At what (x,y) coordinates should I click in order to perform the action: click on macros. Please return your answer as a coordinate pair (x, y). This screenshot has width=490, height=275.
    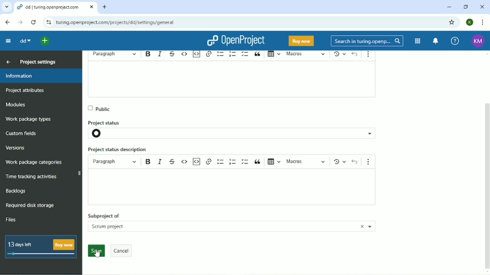
    Looking at the image, I should click on (306, 161).